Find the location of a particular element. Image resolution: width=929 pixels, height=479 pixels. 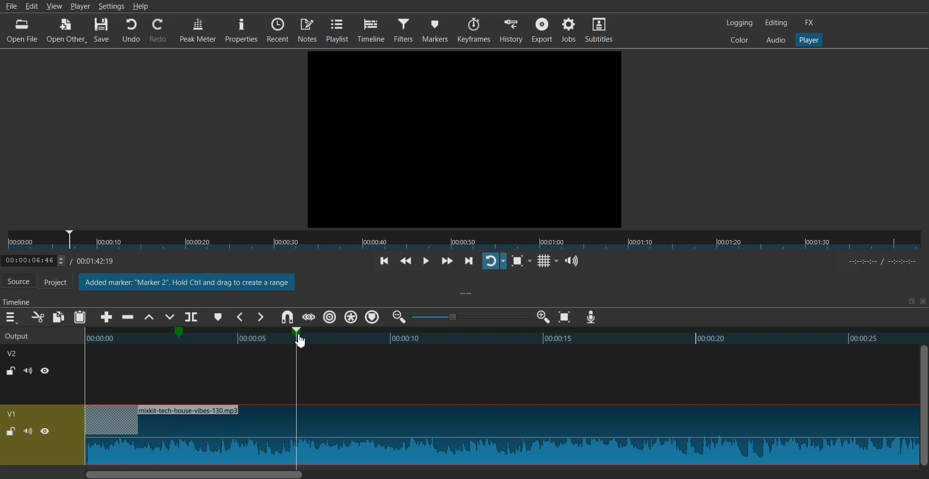

Keyframes is located at coordinates (474, 30).